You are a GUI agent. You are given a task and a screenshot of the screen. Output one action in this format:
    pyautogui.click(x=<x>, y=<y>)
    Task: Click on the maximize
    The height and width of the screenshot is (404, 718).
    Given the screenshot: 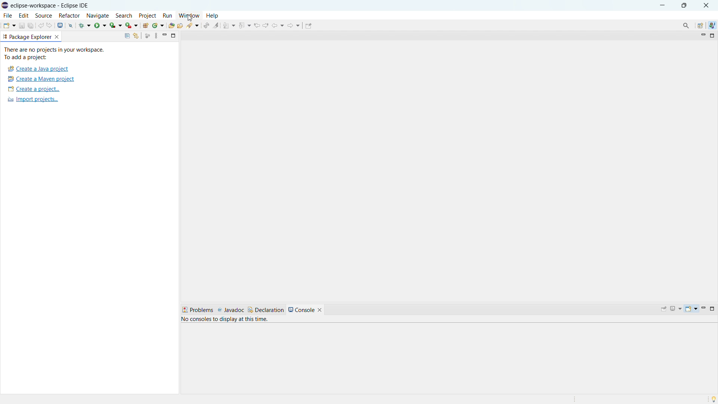 What is the action you would take?
    pyautogui.click(x=713, y=35)
    